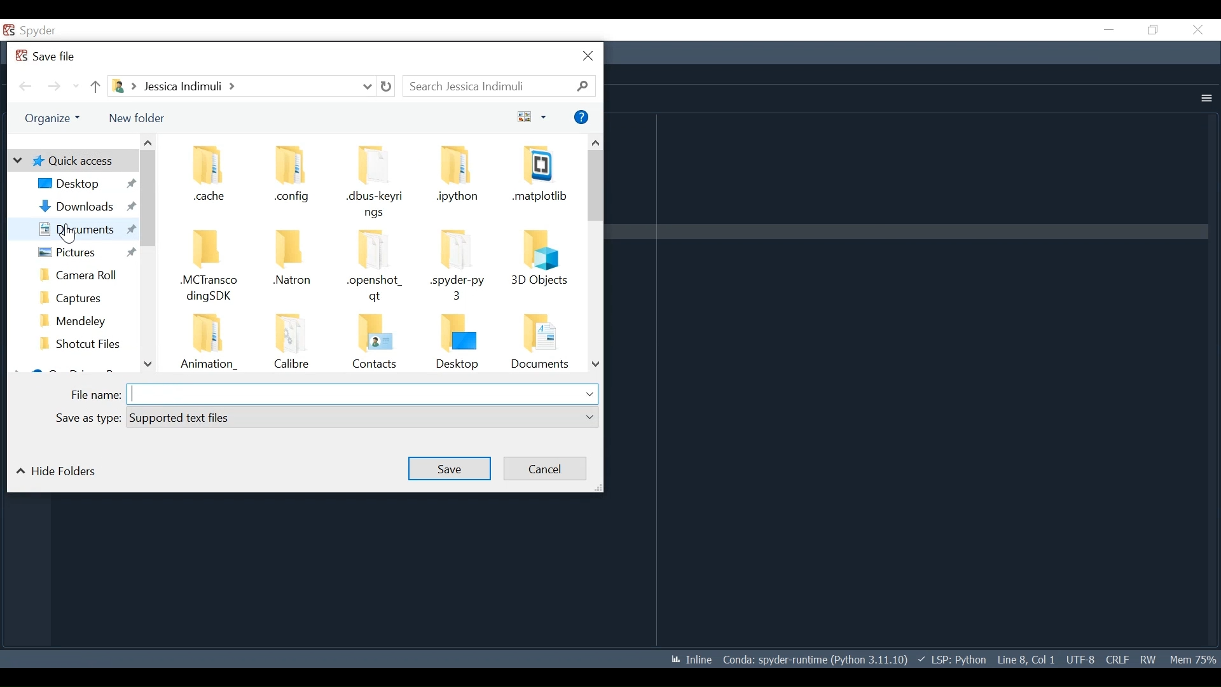 The width and height of the screenshot is (1221, 687). Describe the element at coordinates (71, 160) in the screenshot. I see `Quick Access` at that location.